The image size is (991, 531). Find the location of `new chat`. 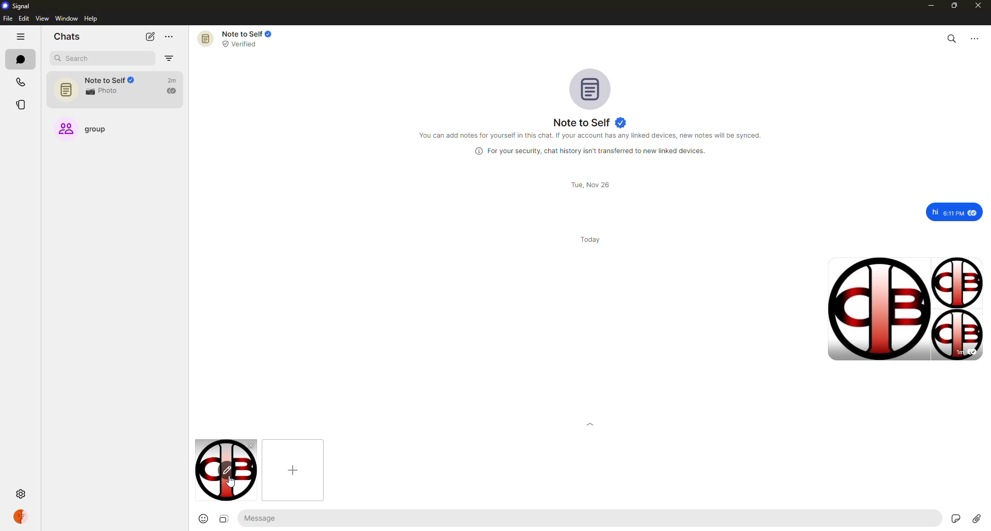

new chat is located at coordinates (150, 36).